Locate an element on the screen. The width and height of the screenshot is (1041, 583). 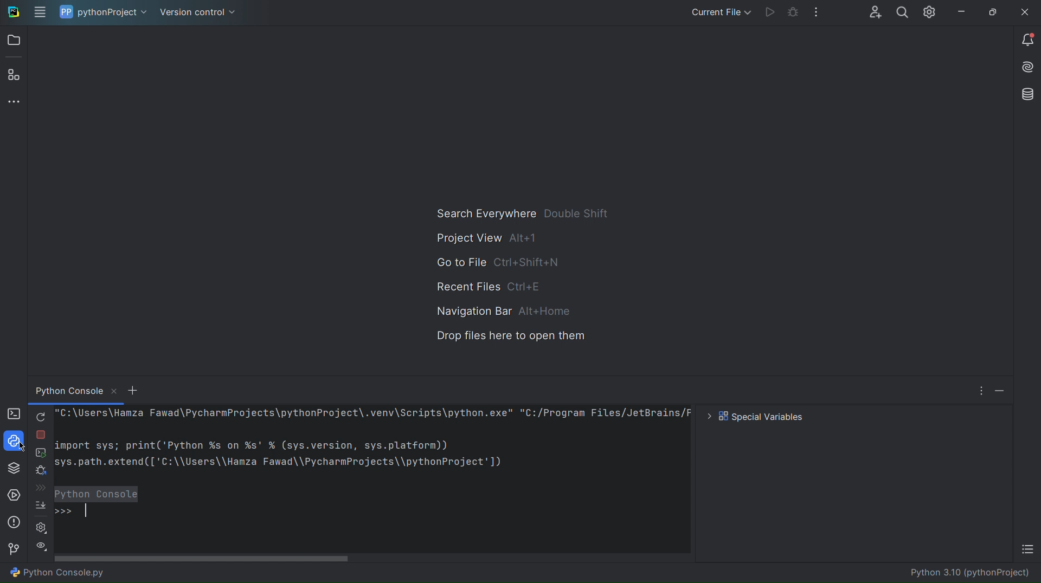
Execute Current Statement is located at coordinates (40, 455).